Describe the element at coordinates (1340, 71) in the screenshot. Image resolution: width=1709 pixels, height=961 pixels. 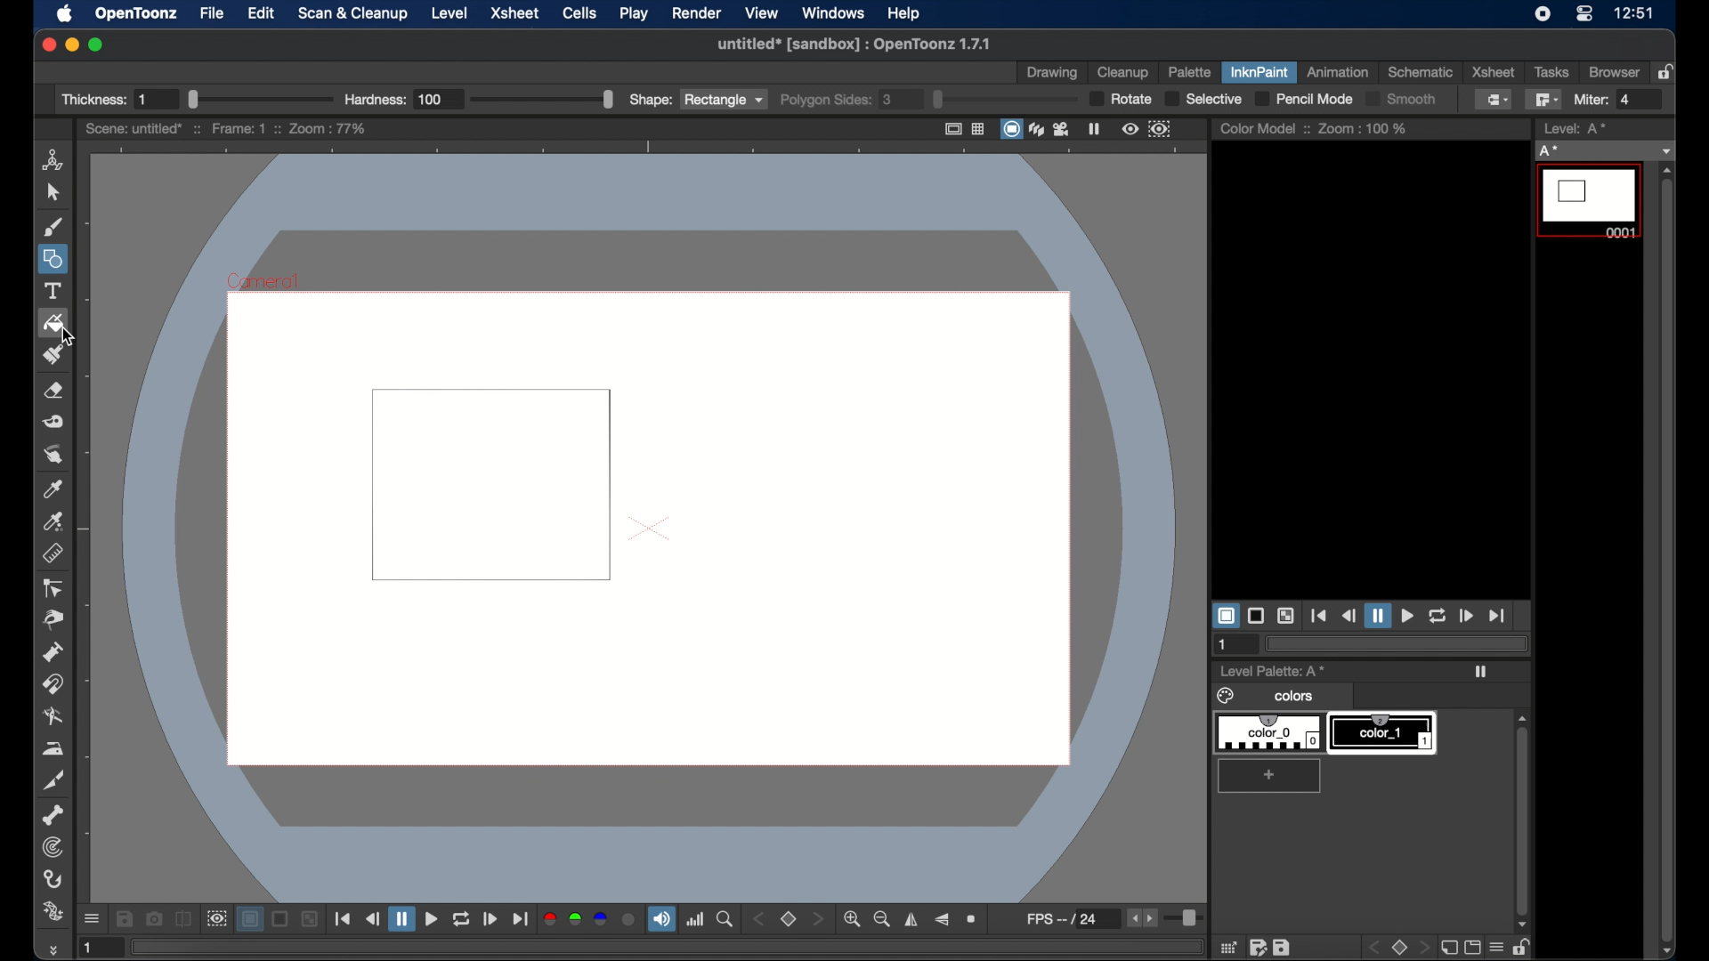
I see `animation` at that location.